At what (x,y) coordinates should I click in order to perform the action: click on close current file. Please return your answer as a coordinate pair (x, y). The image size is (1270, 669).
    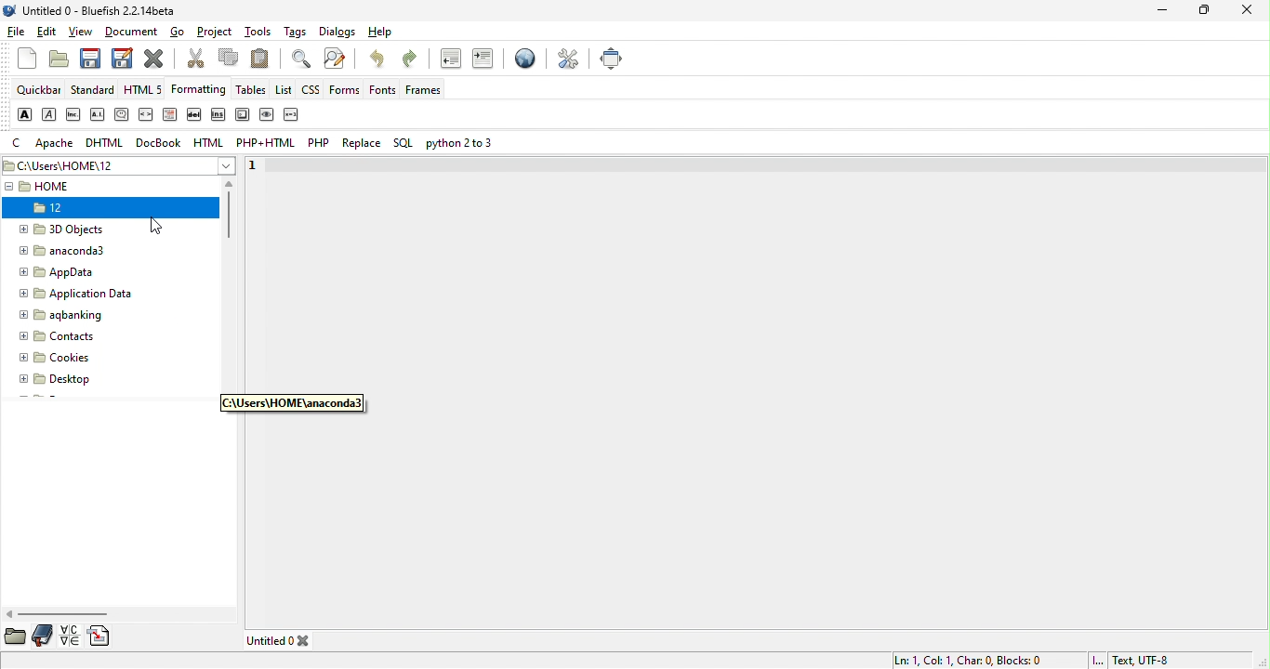
    Looking at the image, I should click on (158, 60).